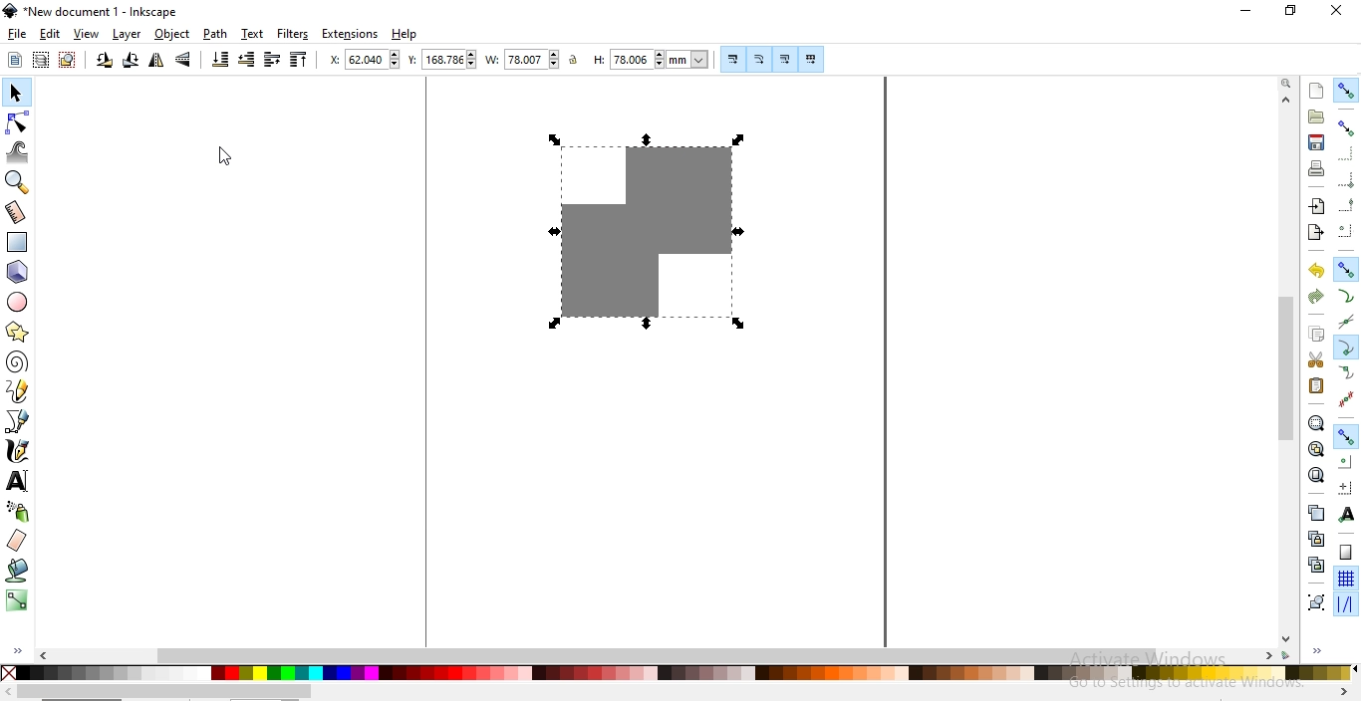  I want to click on create spiral, so click(16, 360).